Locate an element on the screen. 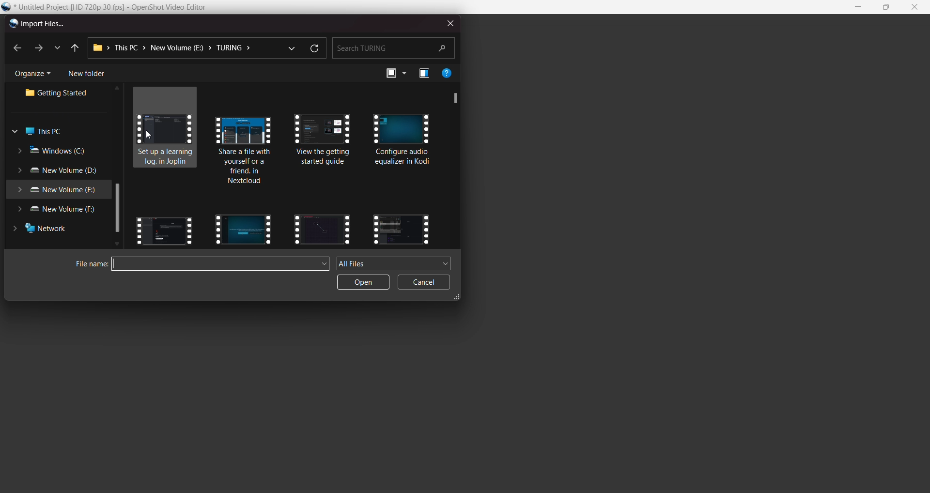 The width and height of the screenshot is (930, 493). dropdown is located at coordinates (291, 47).